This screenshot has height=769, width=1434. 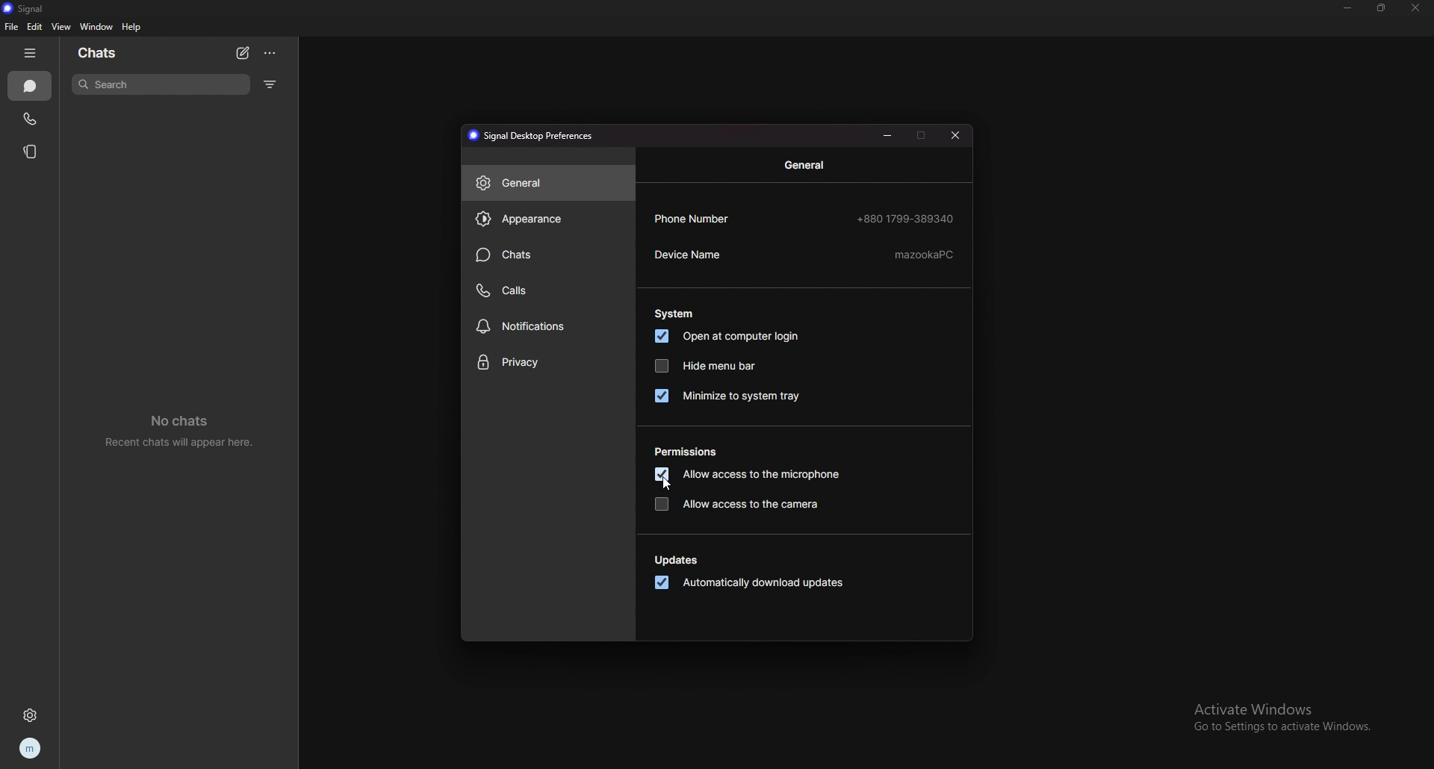 I want to click on options, so click(x=272, y=53).